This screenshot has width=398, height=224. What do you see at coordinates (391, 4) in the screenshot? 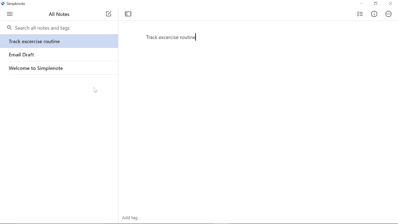
I see `Close` at bounding box center [391, 4].